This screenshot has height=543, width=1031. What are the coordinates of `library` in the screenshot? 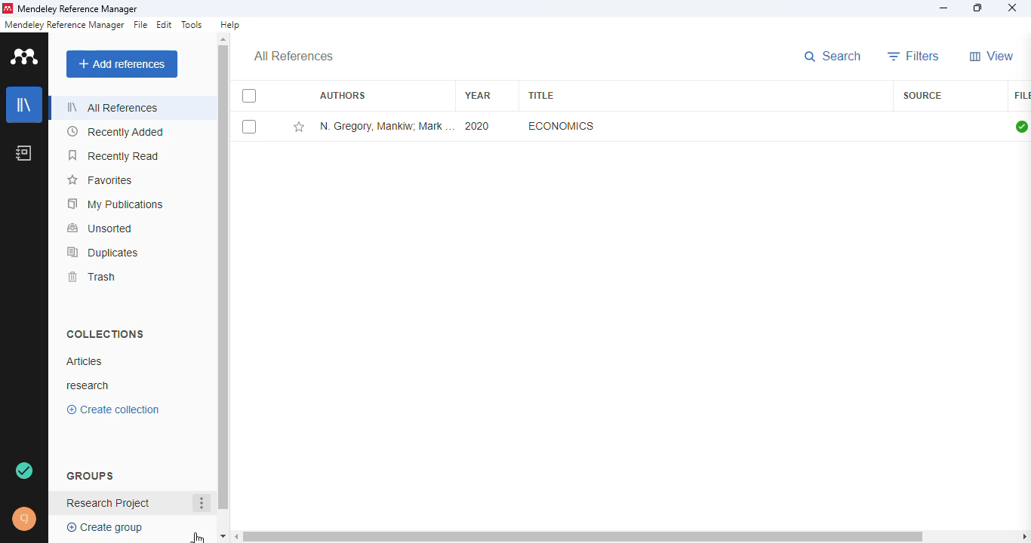 It's located at (24, 104).